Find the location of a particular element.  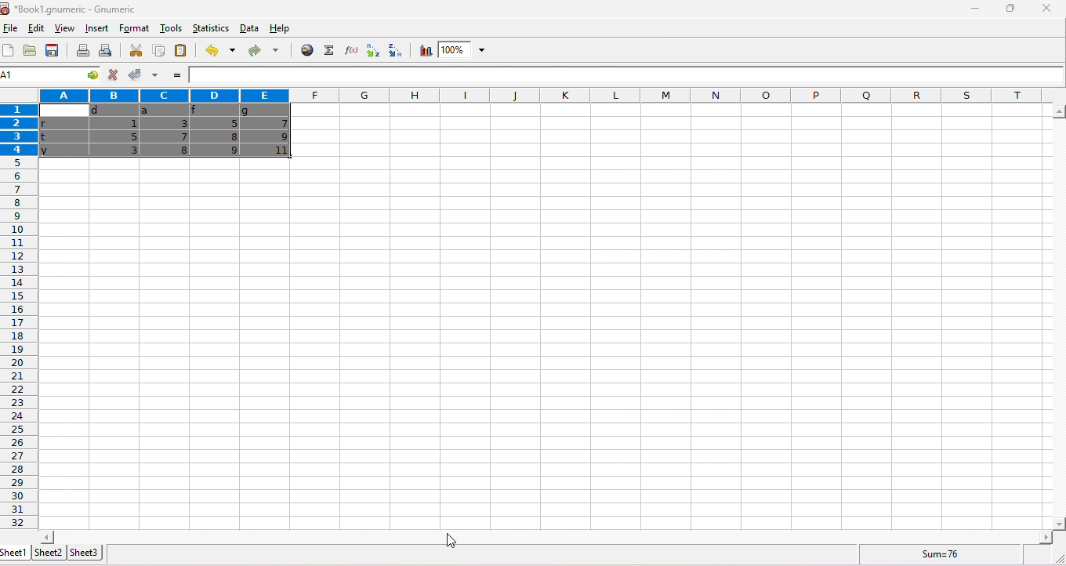

copy is located at coordinates (158, 50).